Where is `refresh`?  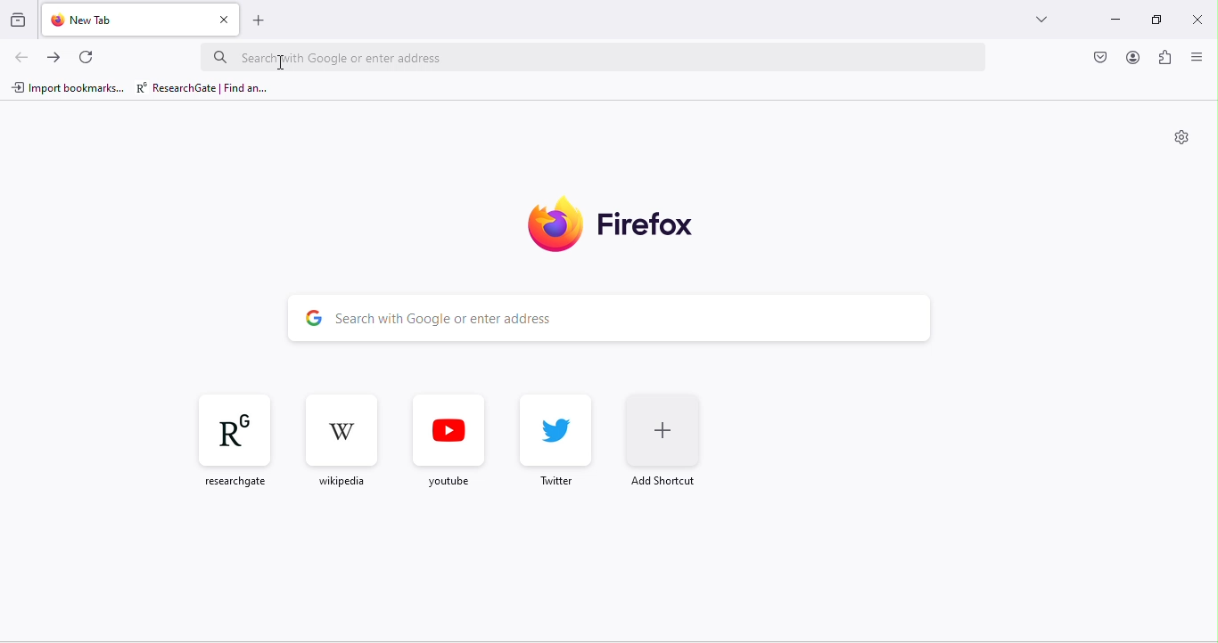 refresh is located at coordinates (86, 55).